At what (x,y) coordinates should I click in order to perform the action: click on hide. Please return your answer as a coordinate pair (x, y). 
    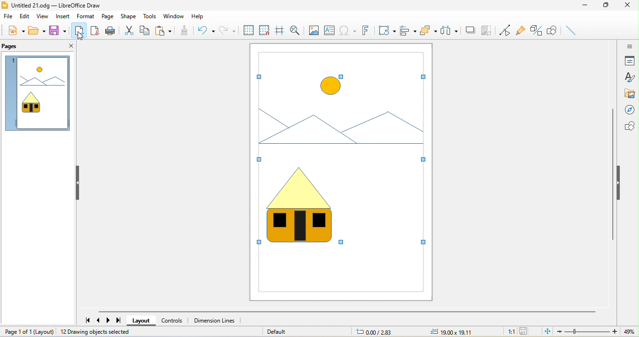
    Looking at the image, I should click on (75, 183).